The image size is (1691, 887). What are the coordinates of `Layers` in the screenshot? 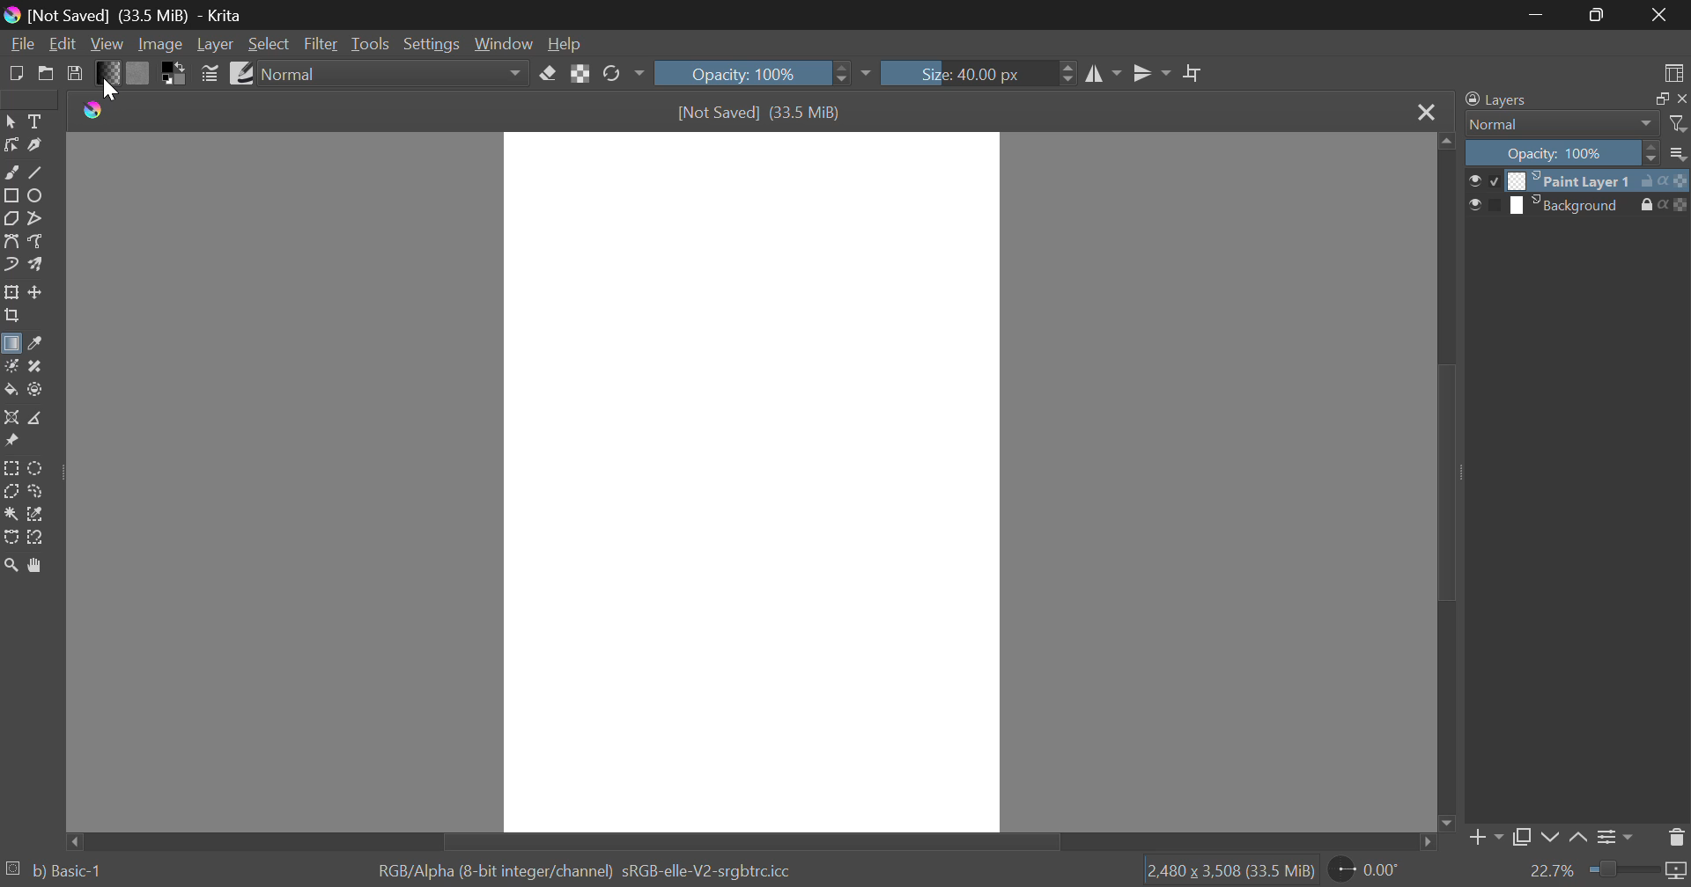 It's located at (1496, 100).